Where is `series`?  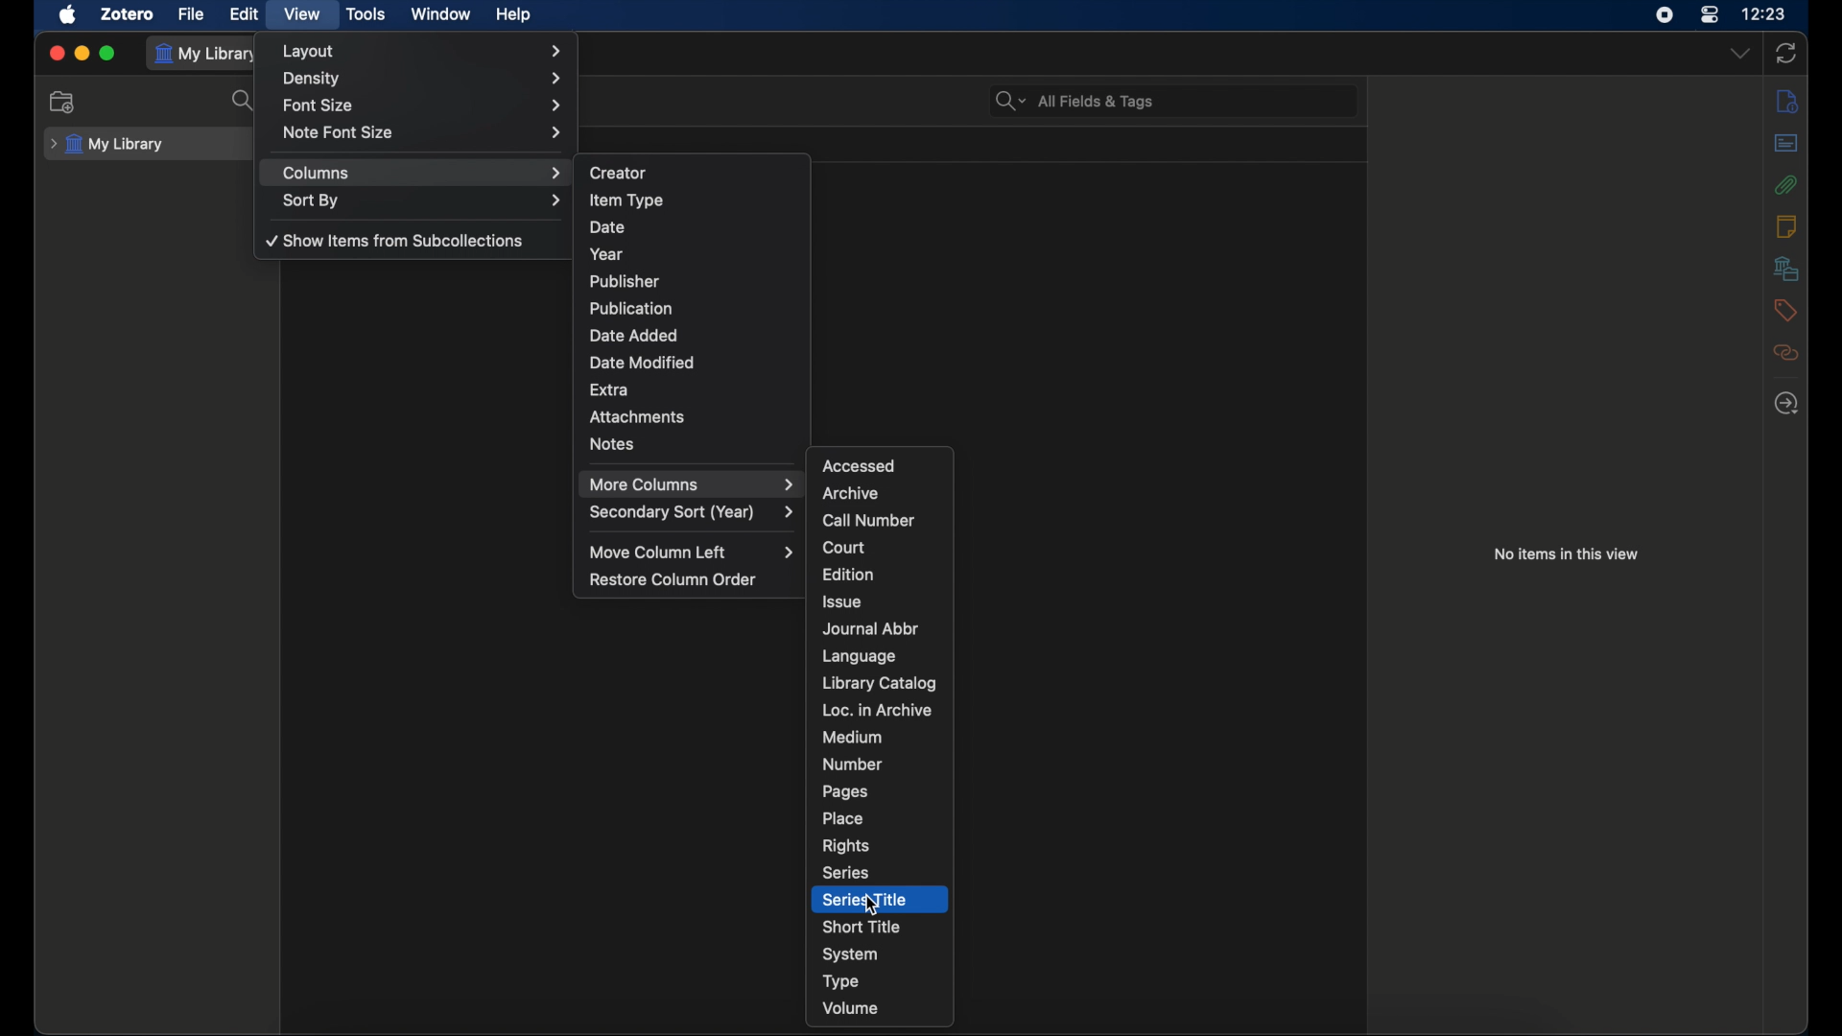 series is located at coordinates (846, 873).